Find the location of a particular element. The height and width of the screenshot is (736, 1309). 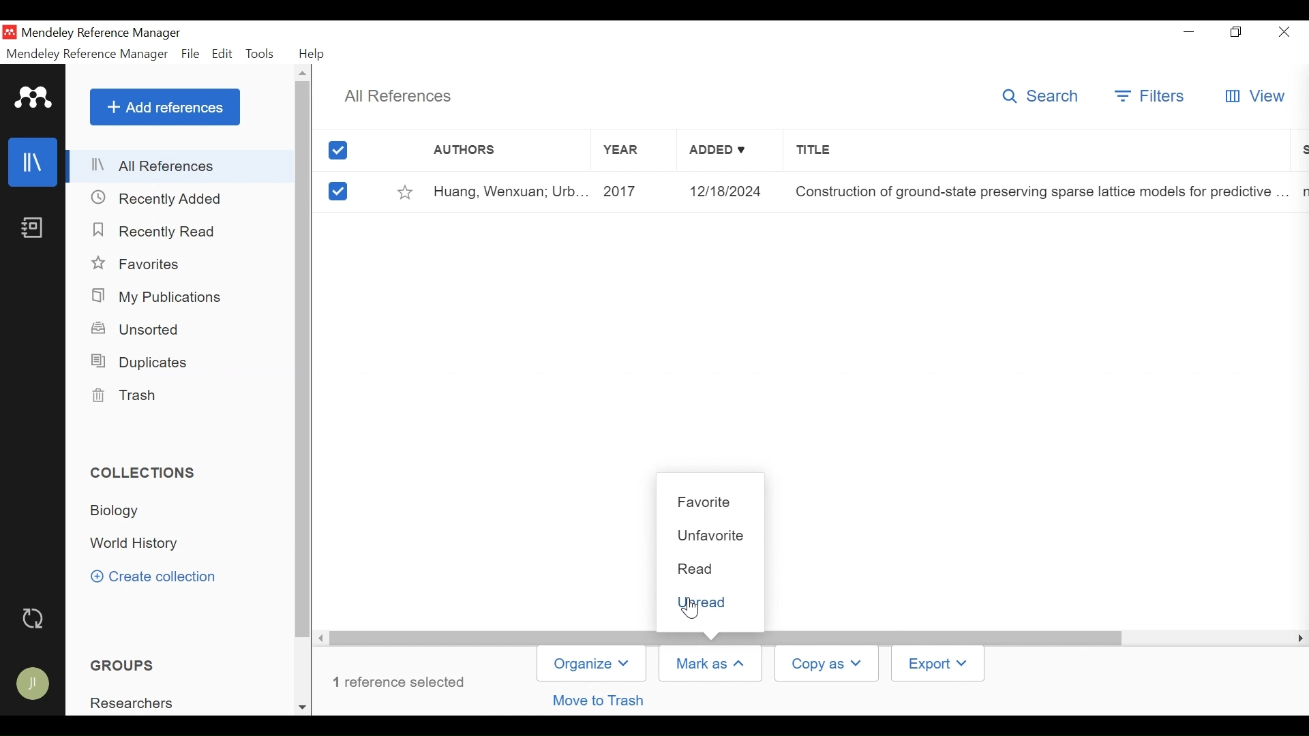

(un)select is located at coordinates (337, 191).